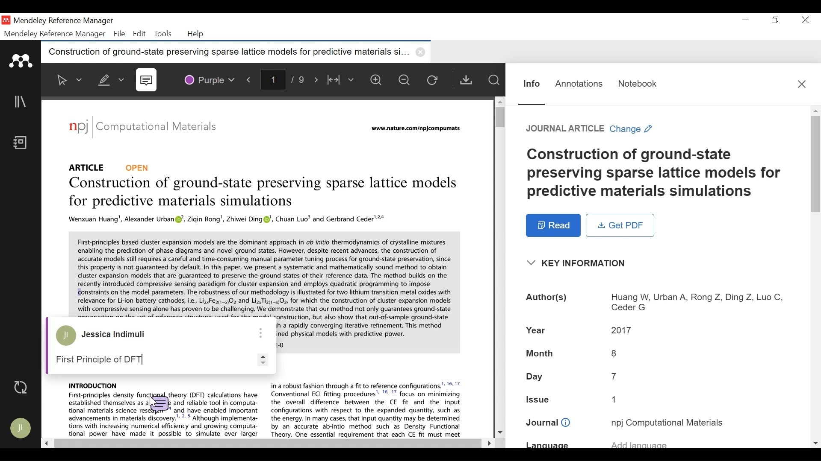 The image size is (821, 461). What do you see at coordinates (658, 423) in the screenshot?
I see `Journal` at bounding box center [658, 423].